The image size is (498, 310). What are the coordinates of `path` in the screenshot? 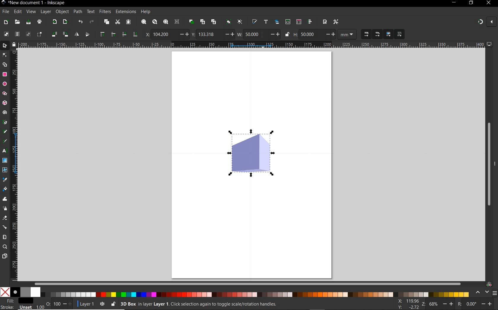 It's located at (77, 11).